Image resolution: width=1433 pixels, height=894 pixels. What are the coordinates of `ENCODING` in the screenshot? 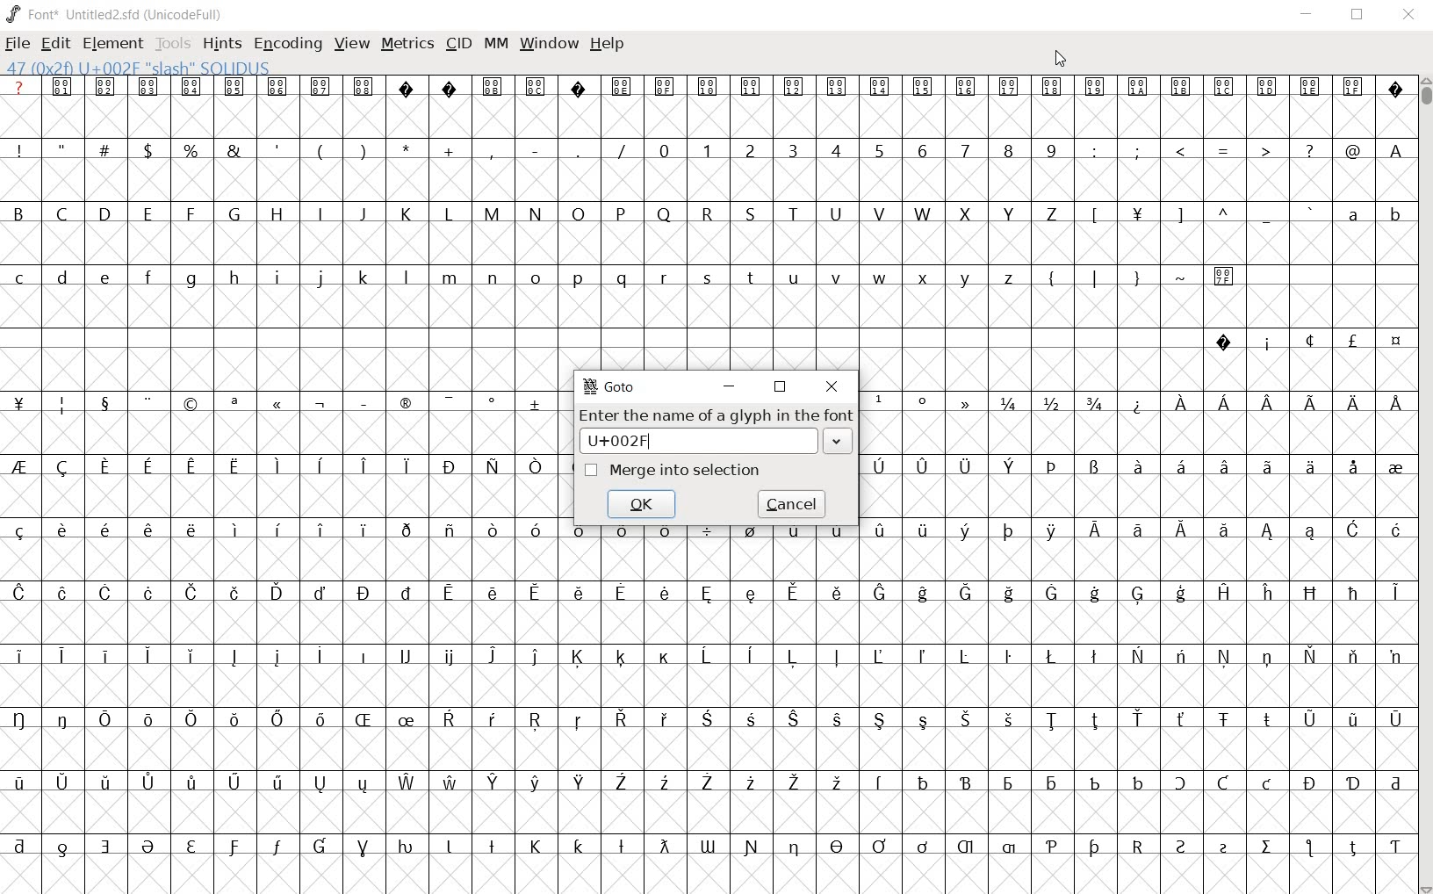 It's located at (287, 45).